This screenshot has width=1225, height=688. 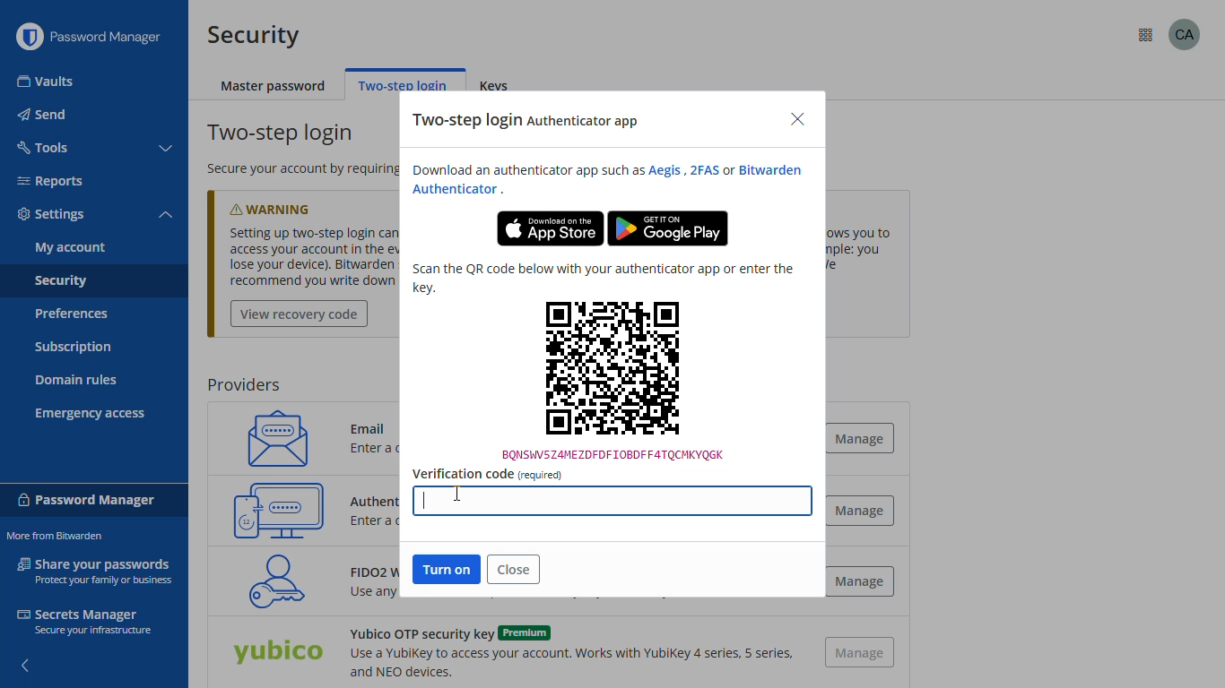 What do you see at coordinates (1185, 34) in the screenshot?
I see `profile` at bounding box center [1185, 34].